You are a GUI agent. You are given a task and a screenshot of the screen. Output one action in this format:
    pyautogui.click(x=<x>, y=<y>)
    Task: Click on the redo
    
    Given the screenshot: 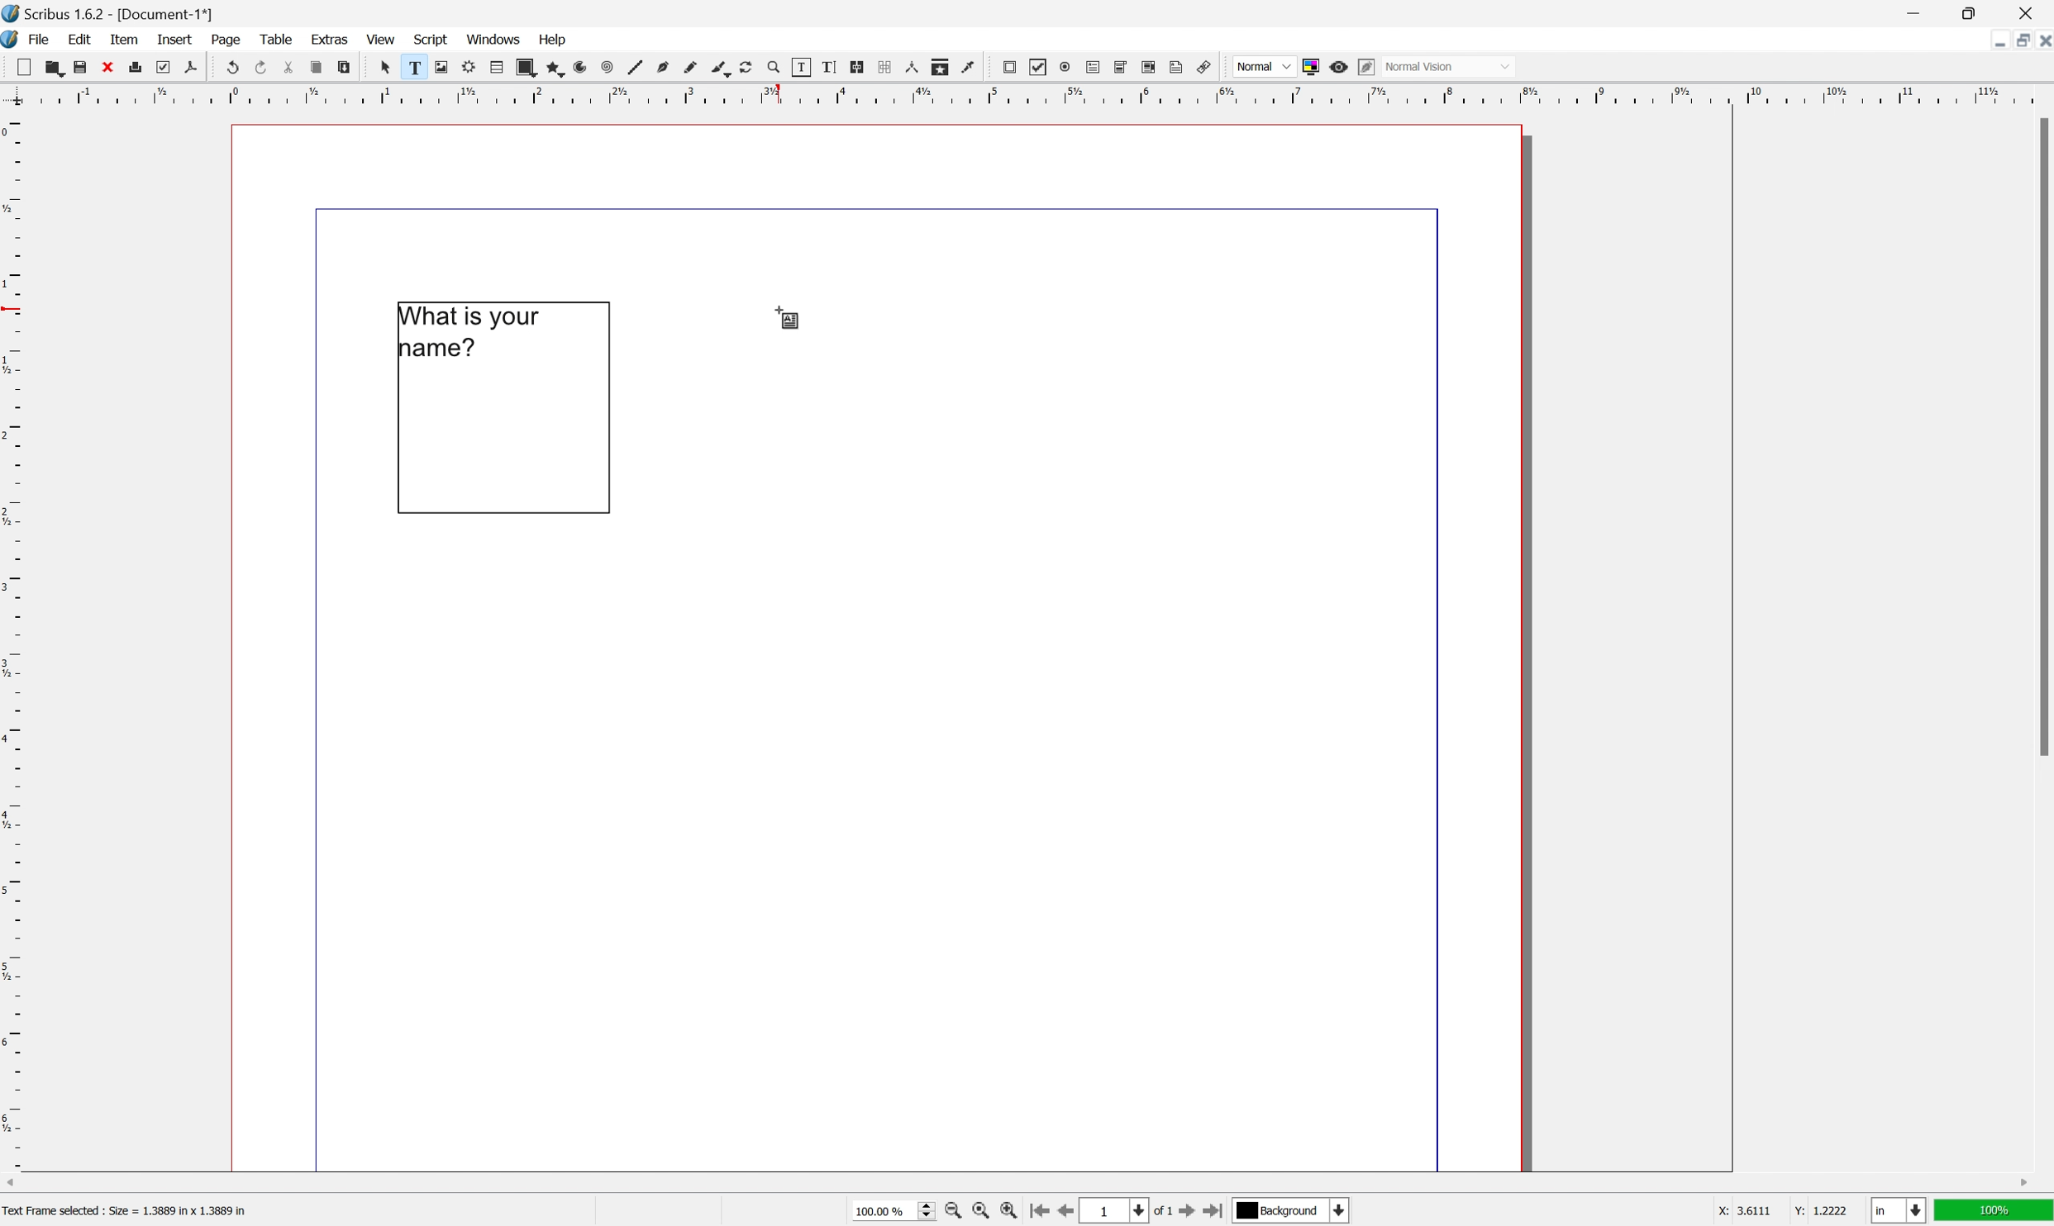 What is the action you would take?
    pyautogui.click(x=261, y=65)
    